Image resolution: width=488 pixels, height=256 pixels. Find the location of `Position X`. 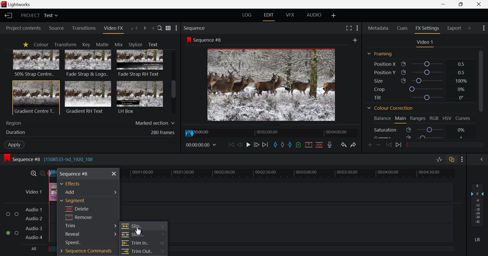

Position X is located at coordinates (418, 64).